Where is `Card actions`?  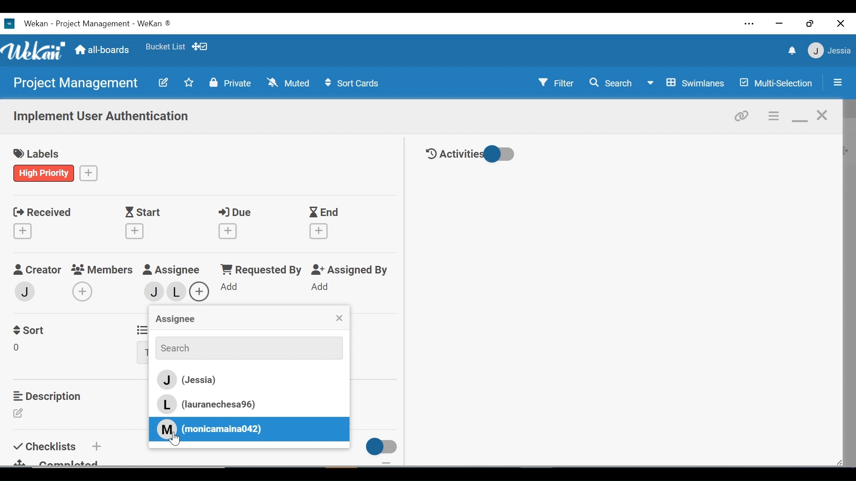
Card actions is located at coordinates (774, 116).